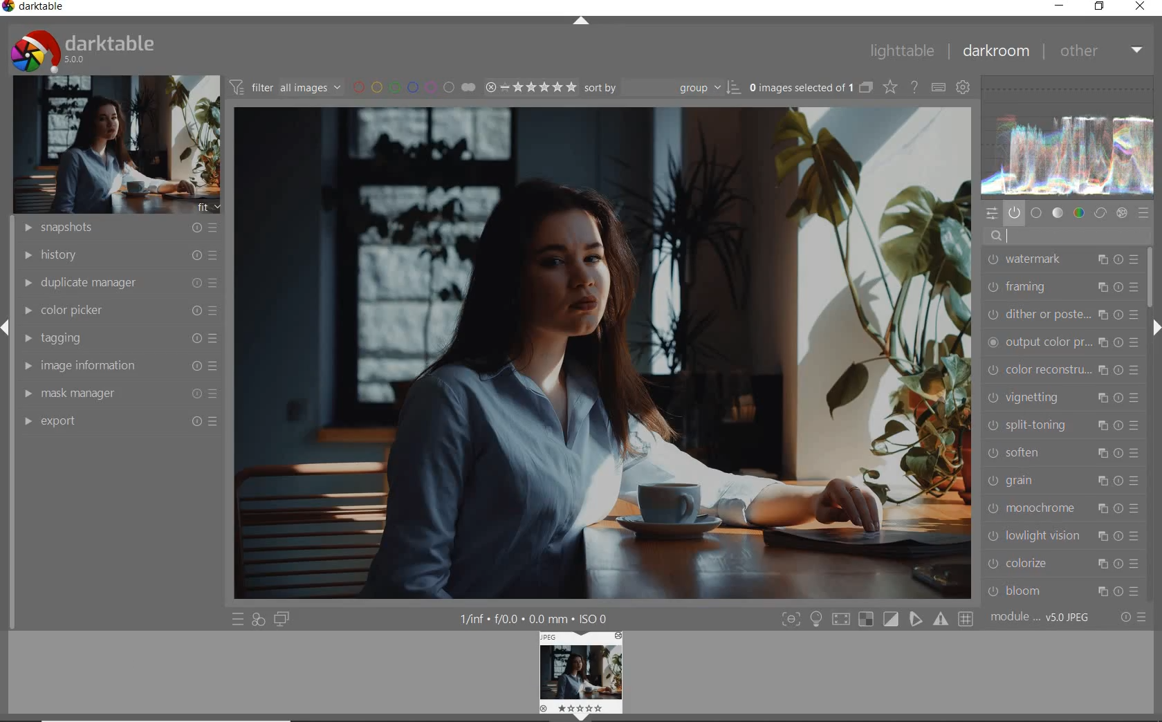 This screenshot has height=722, width=1162. Describe the element at coordinates (865, 88) in the screenshot. I see `collapse grouped images` at that location.